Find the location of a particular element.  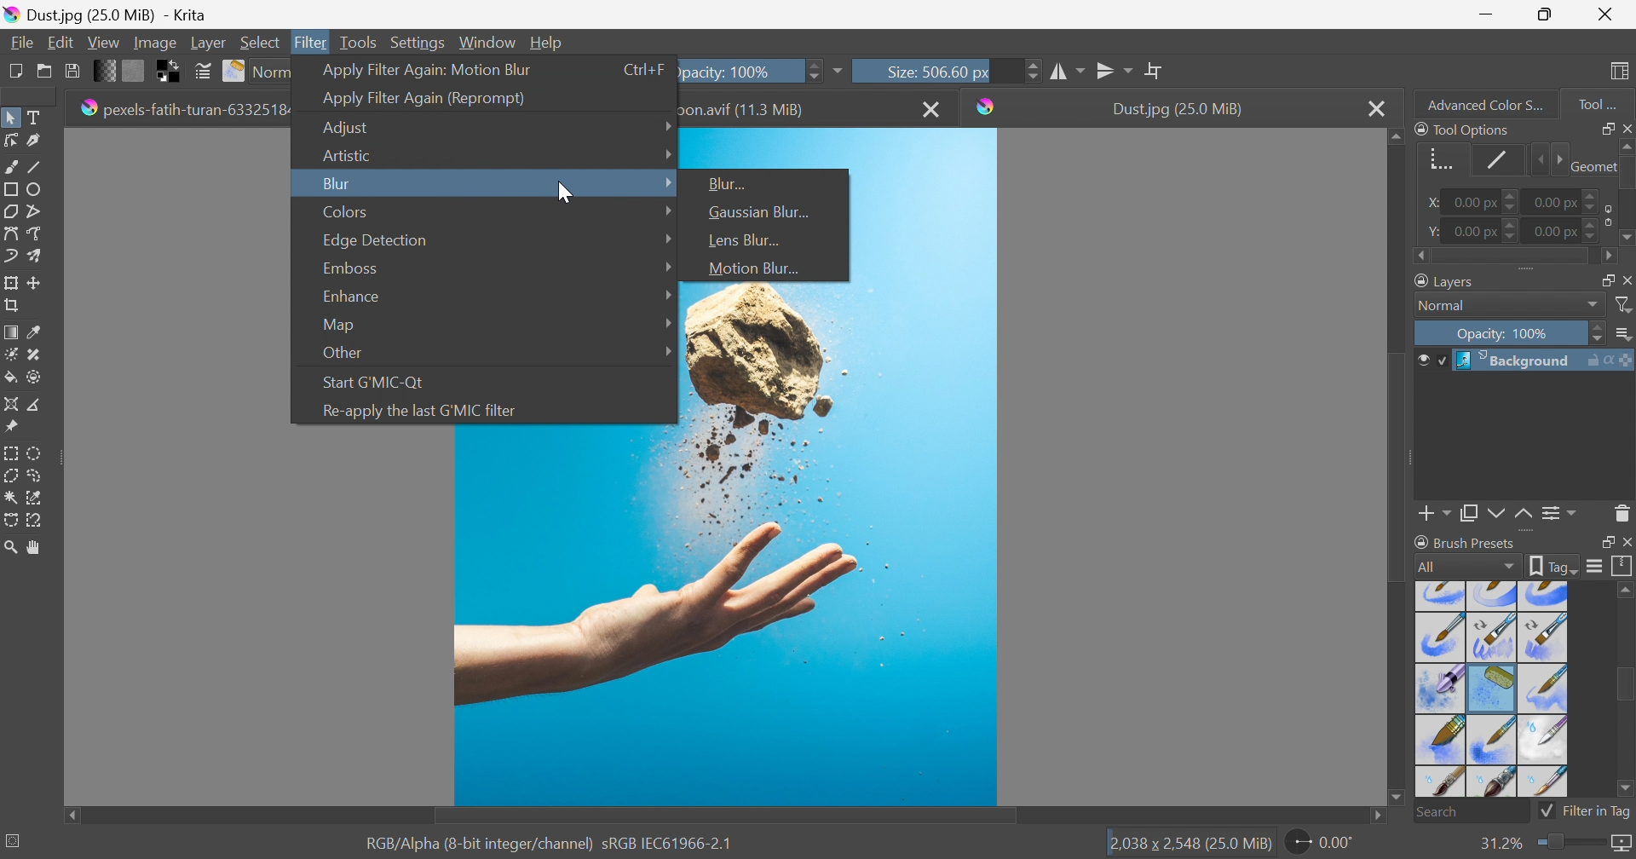

Slider is located at coordinates (1547, 160).